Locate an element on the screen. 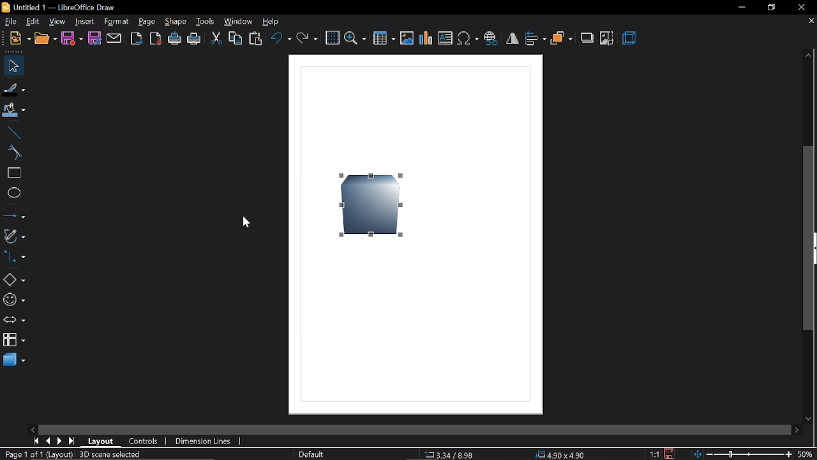 The width and height of the screenshot is (817, 460). dimension lines is located at coordinates (204, 441).